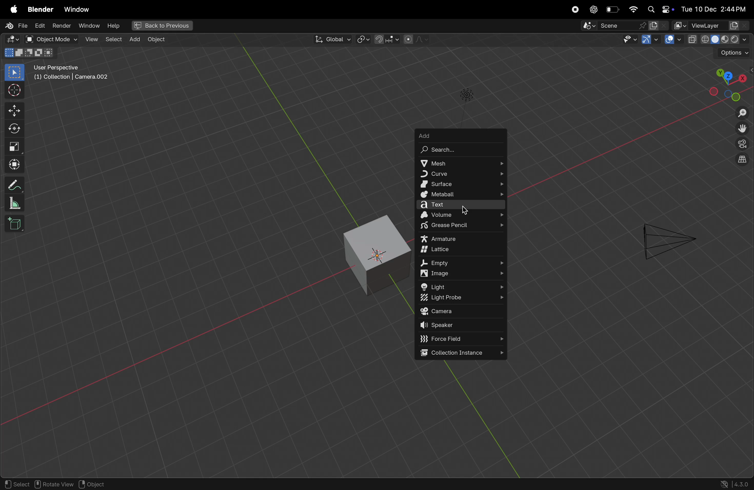 This screenshot has height=490, width=754. What do you see at coordinates (40, 10) in the screenshot?
I see `Blender` at bounding box center [40, 10].